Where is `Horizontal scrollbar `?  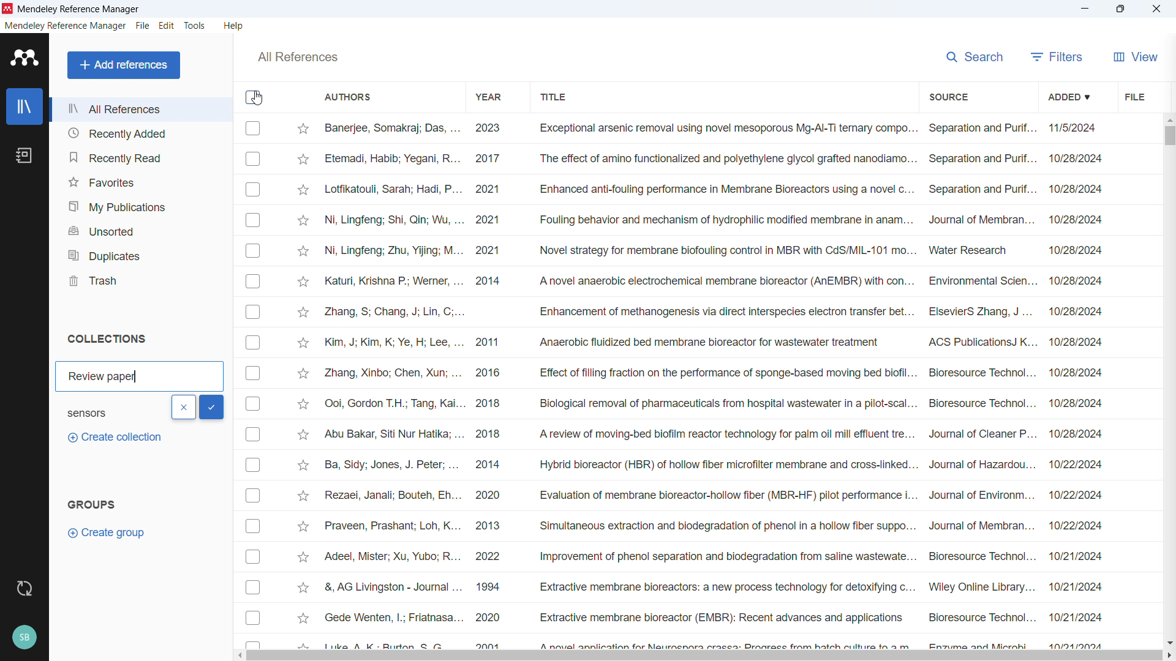
Horizontal scrollbar  is located at coordinates (705, 656).